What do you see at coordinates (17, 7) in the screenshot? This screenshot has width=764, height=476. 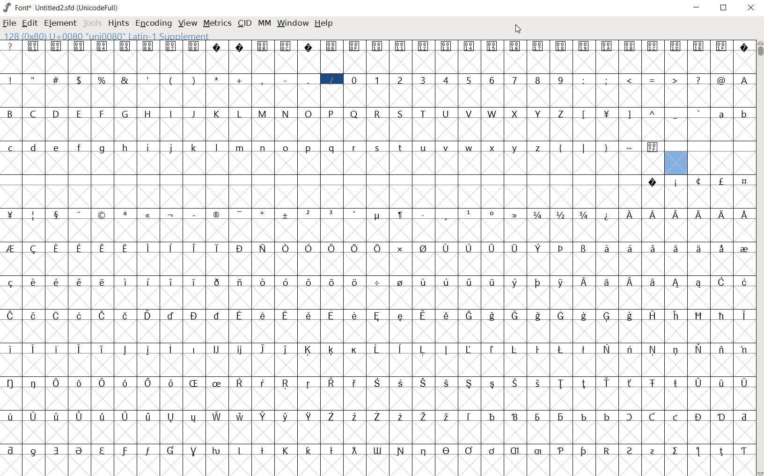 I see `FONT` at bounding box center [17, 7].